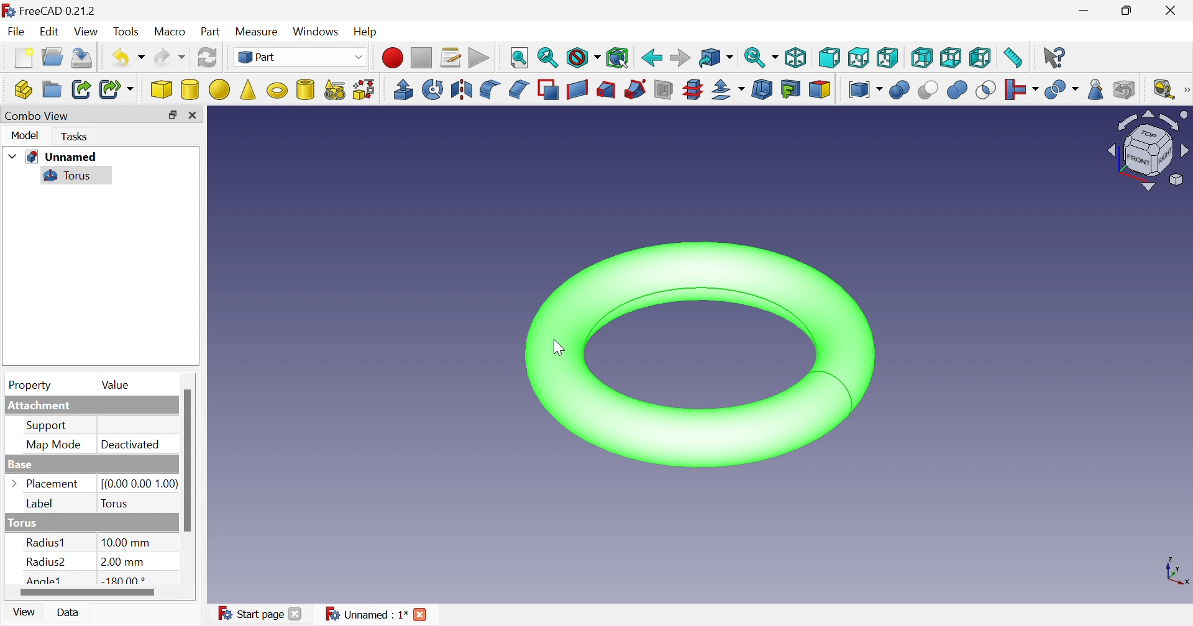 This screenshot has height=626, width=1193. I want to click on Thickness, so click(763, 90).